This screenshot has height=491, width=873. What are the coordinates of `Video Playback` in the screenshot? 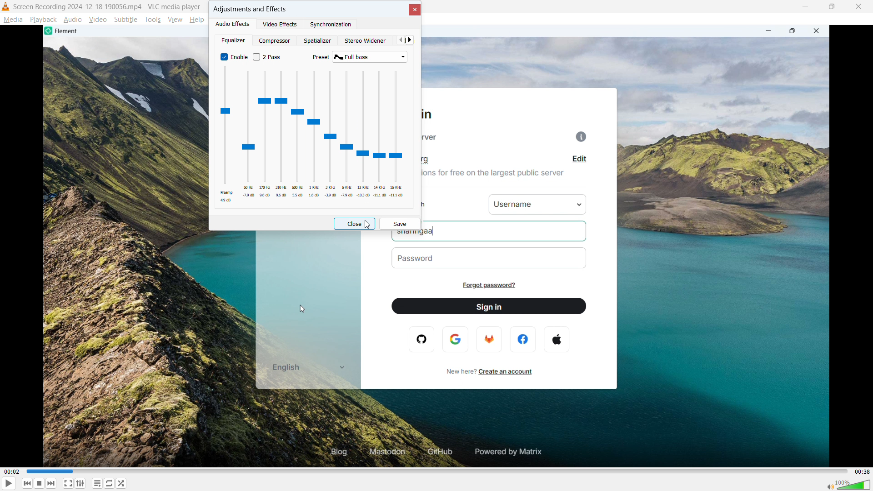 It's located at (437, 349).